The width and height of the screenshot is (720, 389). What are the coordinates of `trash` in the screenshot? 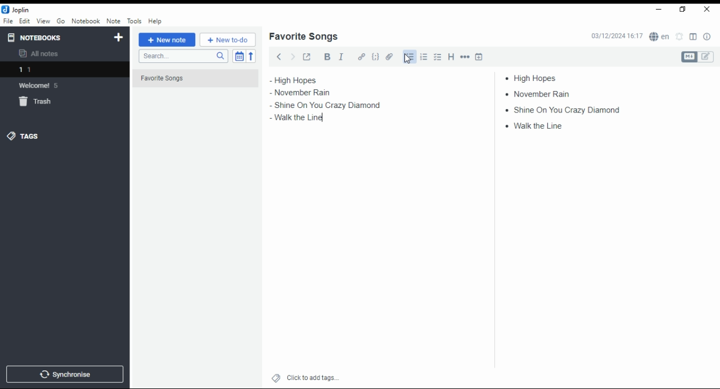 It's located at (42, 103).